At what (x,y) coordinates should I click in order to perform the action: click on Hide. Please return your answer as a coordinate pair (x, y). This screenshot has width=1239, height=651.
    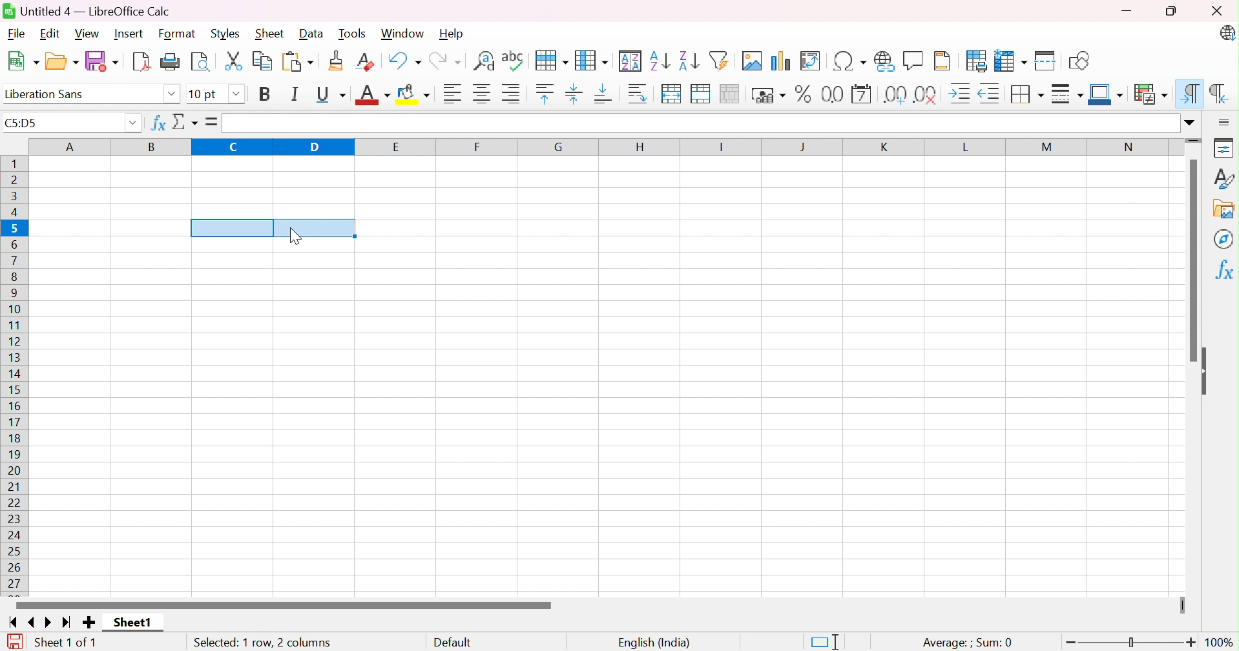
    Looking at the image, I should click on (1208, 371).